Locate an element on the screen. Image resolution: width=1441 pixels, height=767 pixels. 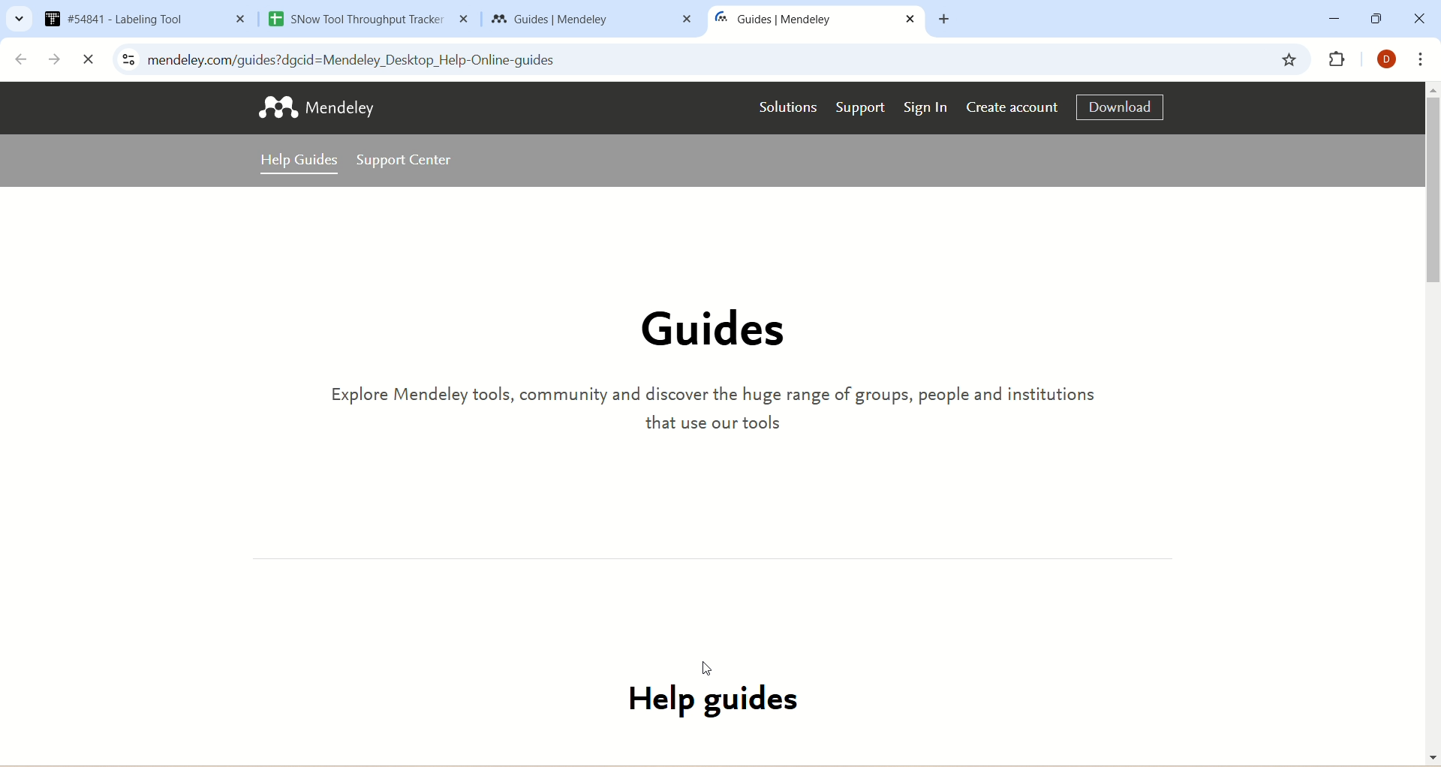
drop-down is located at coordinates (16, 20).